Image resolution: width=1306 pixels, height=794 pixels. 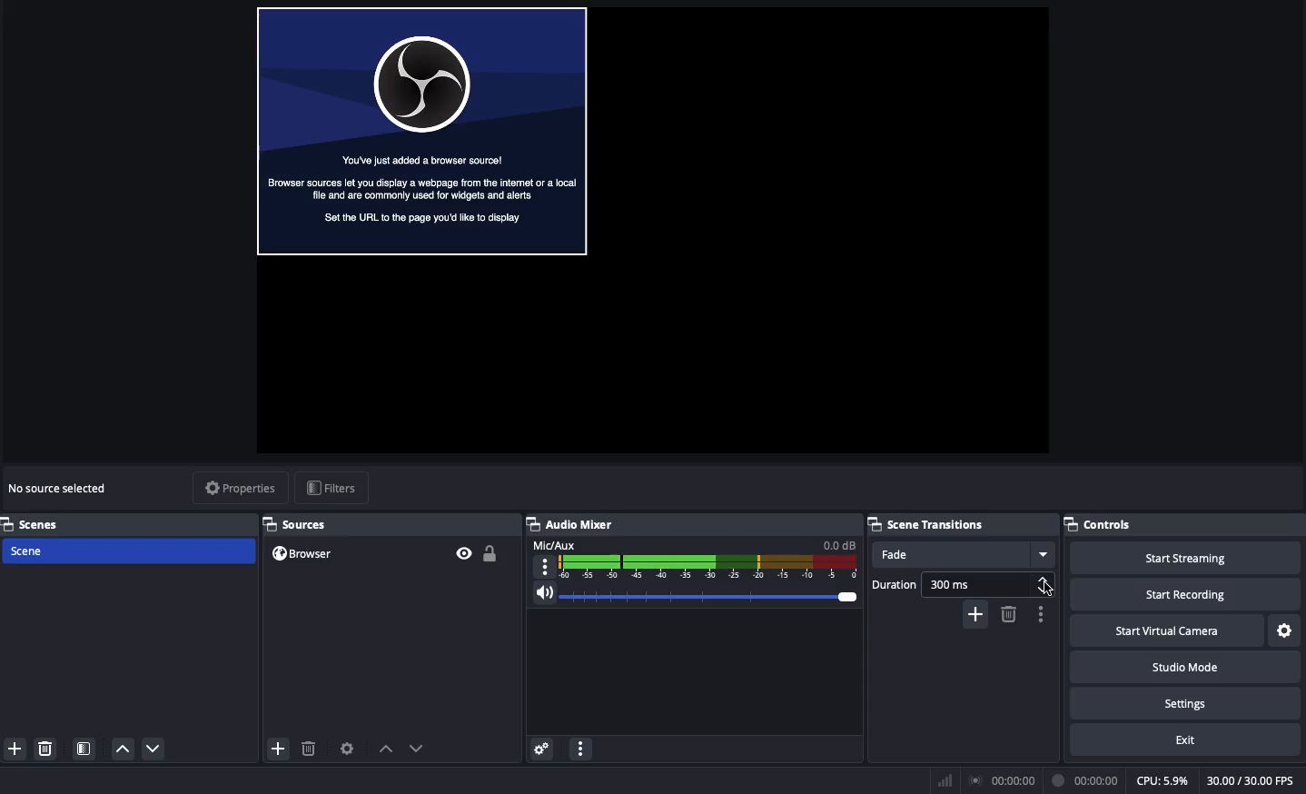 I want to click on Settings, so click(x=1189, y=704).